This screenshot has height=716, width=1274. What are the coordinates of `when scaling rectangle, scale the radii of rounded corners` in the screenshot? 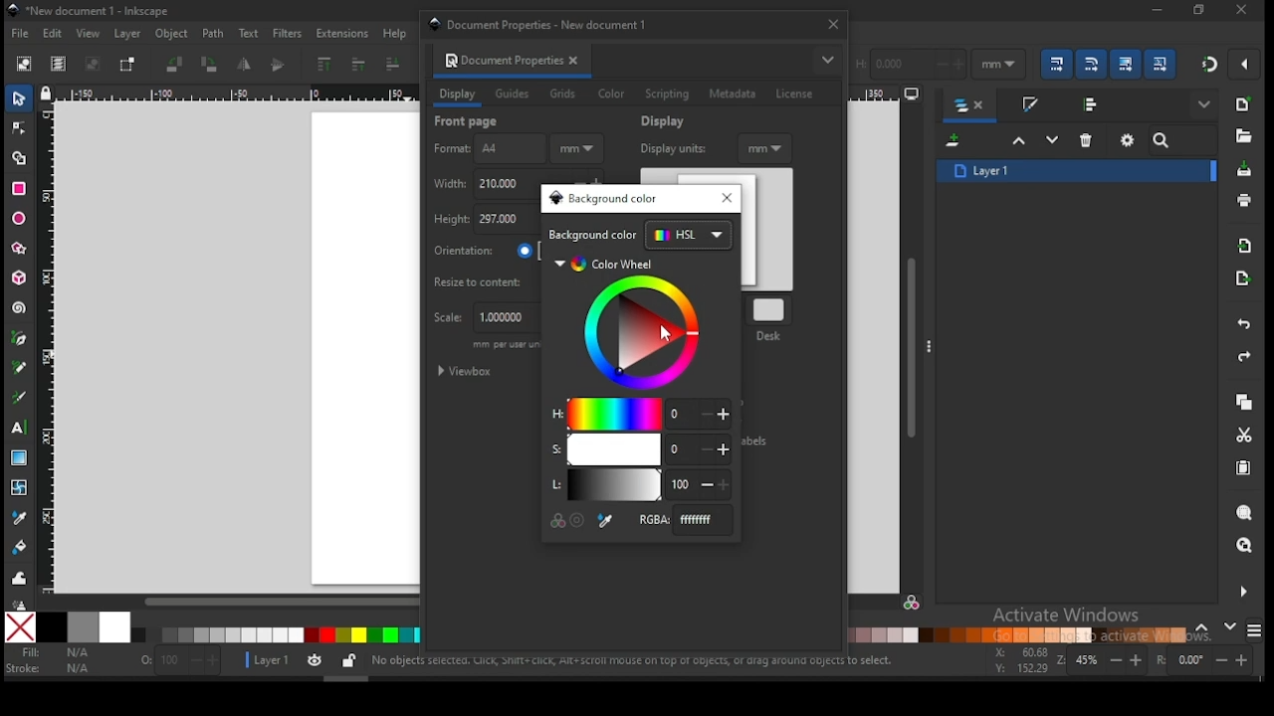 It's located at (1090, 64).